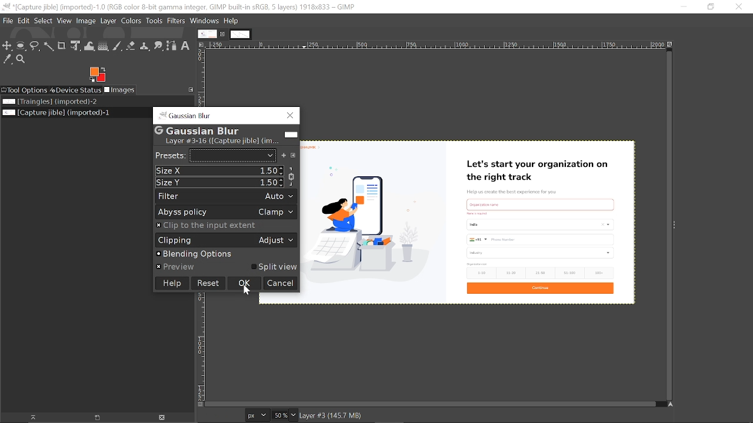  What do you see at coordinates (469, 221) in the screenshot?
I see `Current image` at bounding box center [469, 221].